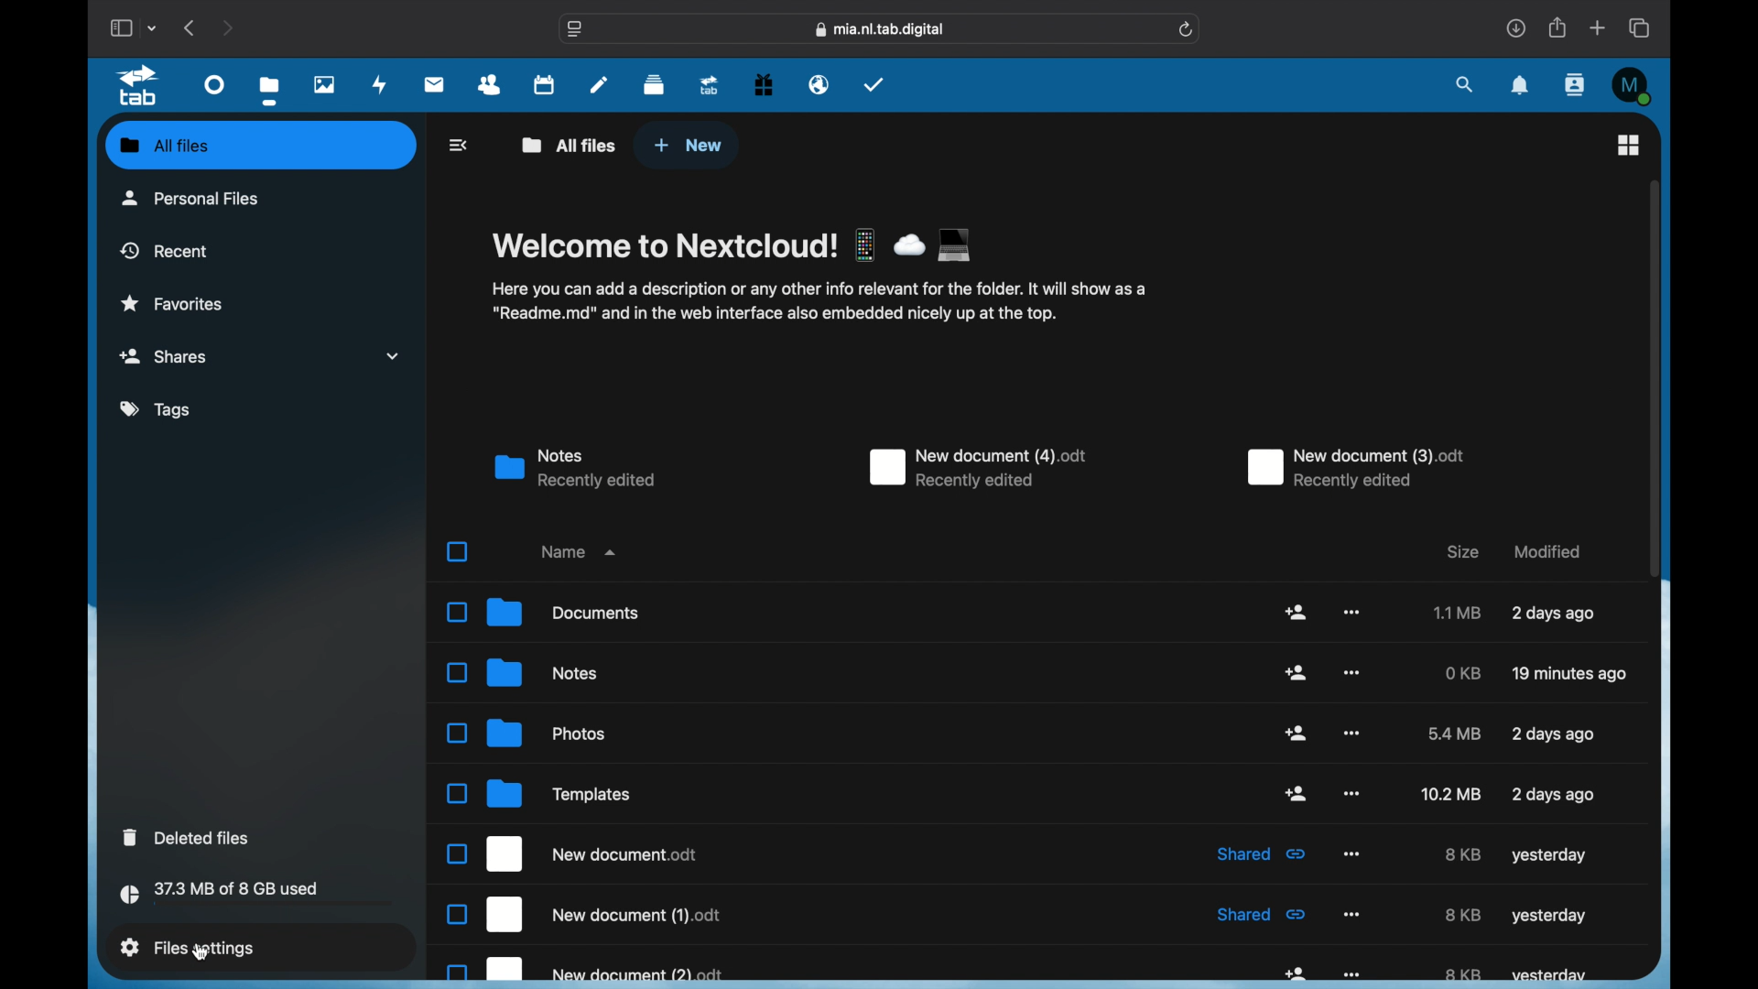 The image size is (1758, 989). I want to click on size, so click(1463, 914).